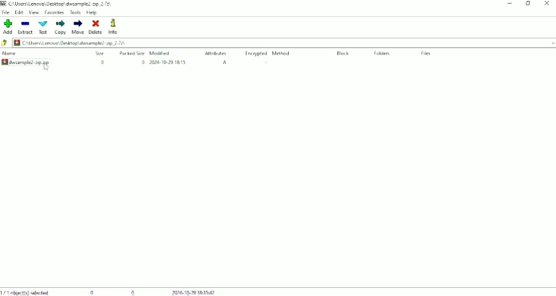 This screenshot has height=296, width=556. What do you see at coordinates (161, 53) in the screenshot?
I see `Modified` at bounding box center [161, 53].